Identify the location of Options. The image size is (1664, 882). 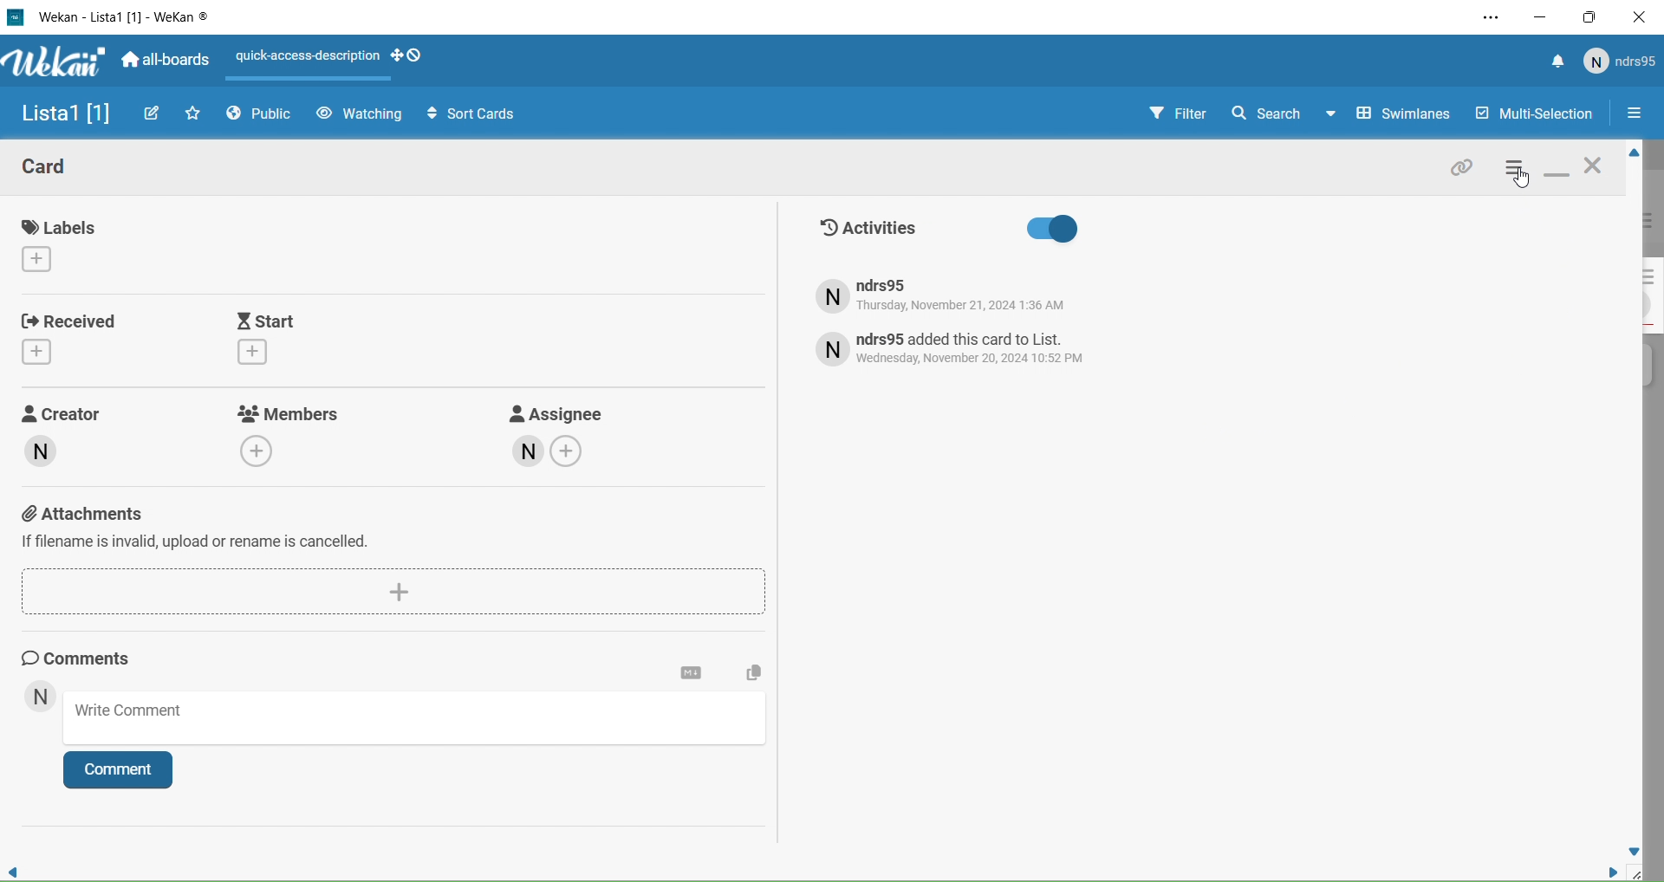
(1638, 114).